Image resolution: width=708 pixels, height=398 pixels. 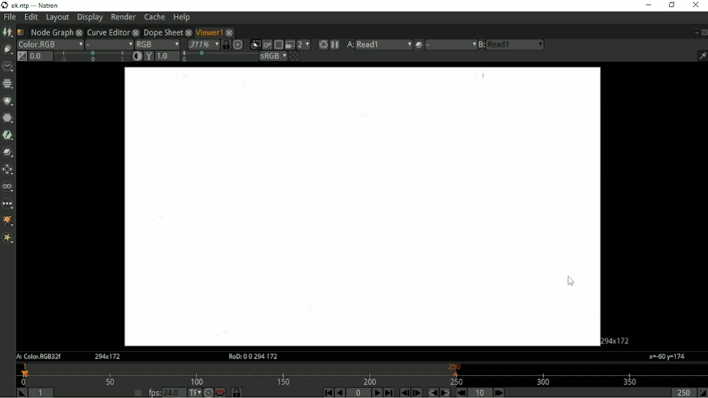 What do you see at coordinates (158, 44) in the screenshot?
I see `Display channels` at bounding box center [158, 44].